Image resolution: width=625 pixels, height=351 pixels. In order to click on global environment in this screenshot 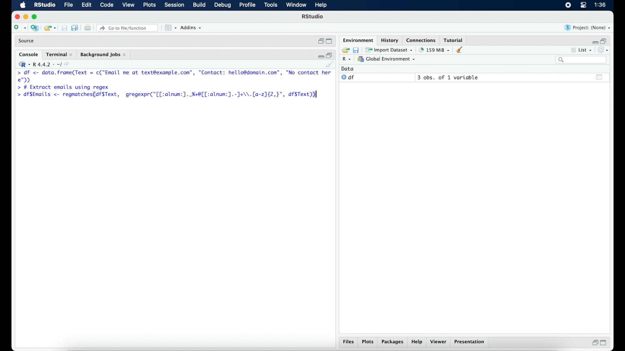, I will do `click(388, 59)`.